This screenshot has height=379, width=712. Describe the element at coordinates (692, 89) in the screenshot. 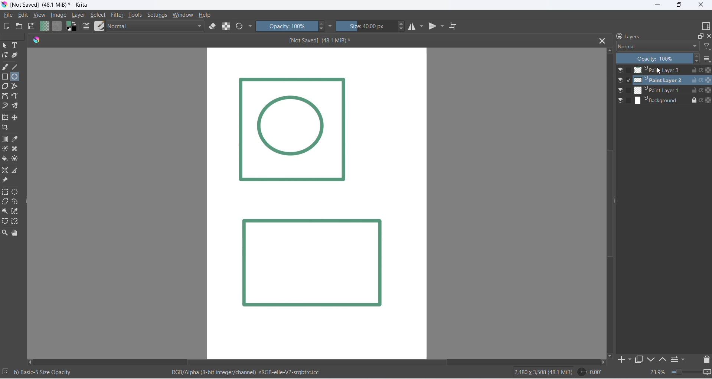

I see `unlock` at that location.